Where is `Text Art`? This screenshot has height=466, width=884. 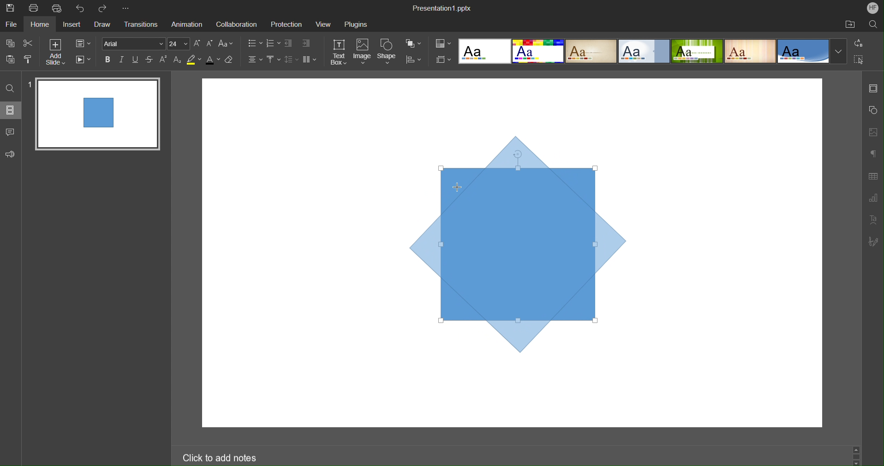 Text Art is located at coordinates (873, 220).